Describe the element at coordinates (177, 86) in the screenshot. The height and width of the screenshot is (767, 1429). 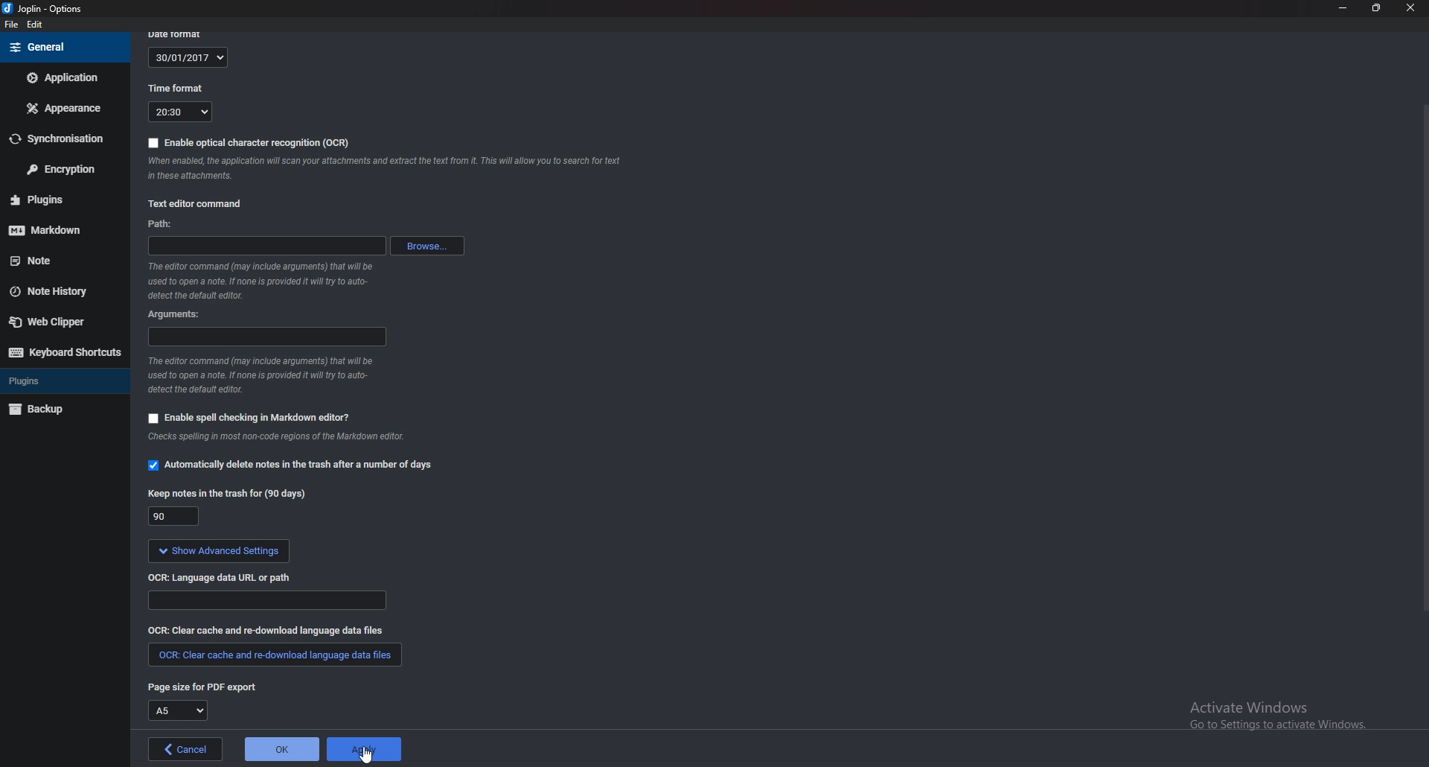
I see `Time format` at that location.